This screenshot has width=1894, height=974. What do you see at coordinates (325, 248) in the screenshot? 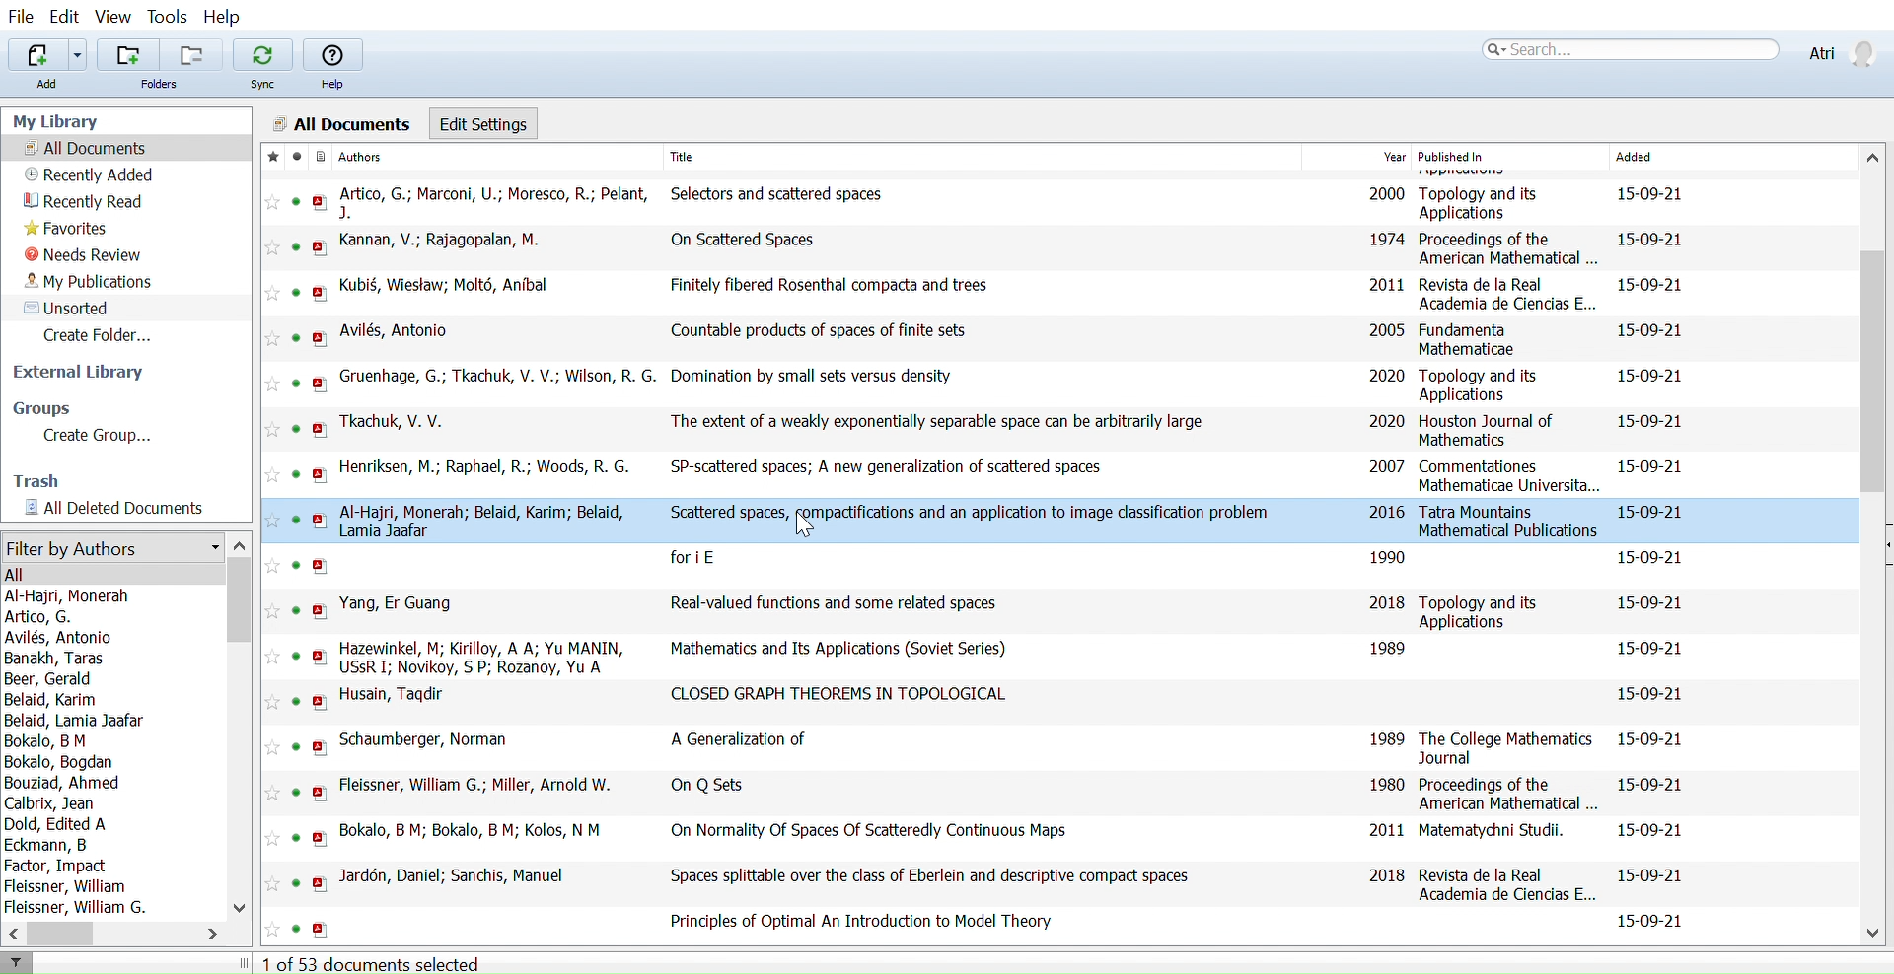
I see `Pdf document` at bounding box center [325, 248].